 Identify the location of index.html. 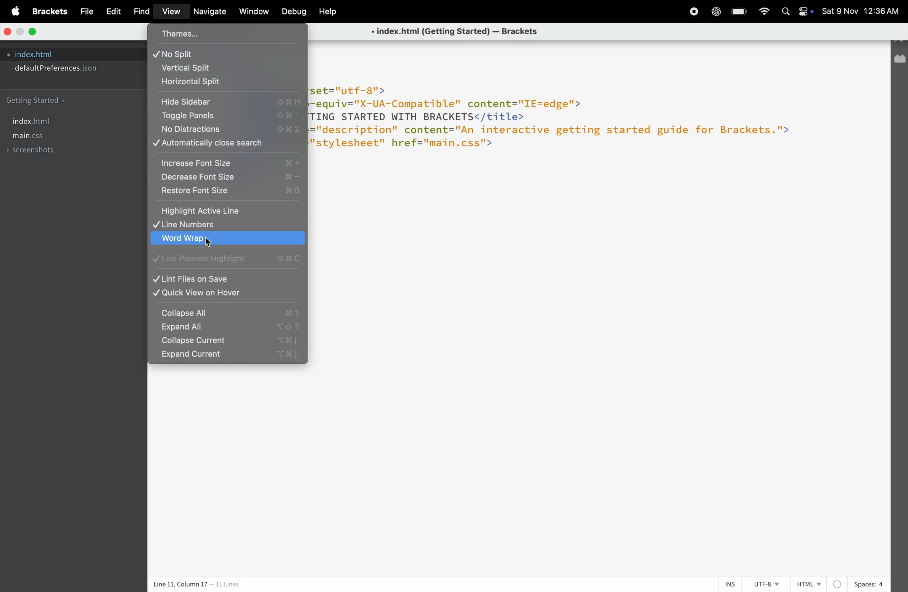
(36, 54).